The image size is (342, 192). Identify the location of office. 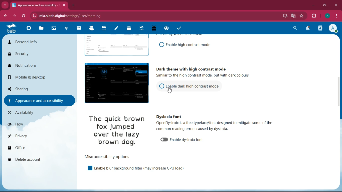
(25, 148).